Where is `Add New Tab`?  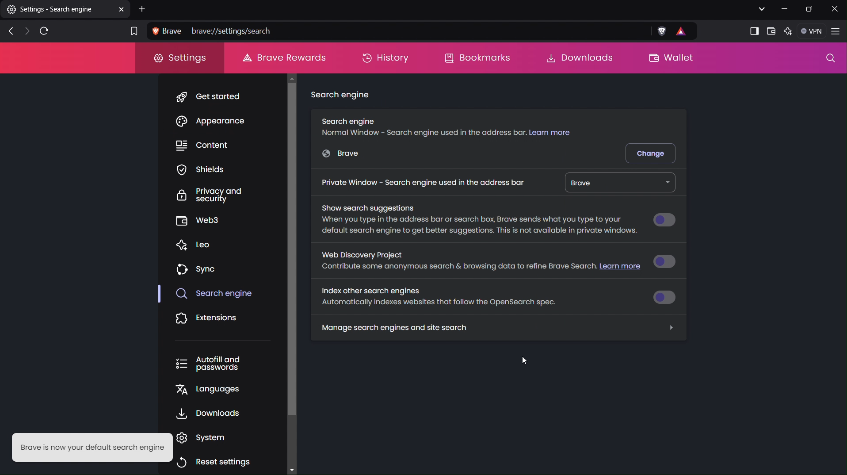
Add New Tab is located at coordinates (143, 9).